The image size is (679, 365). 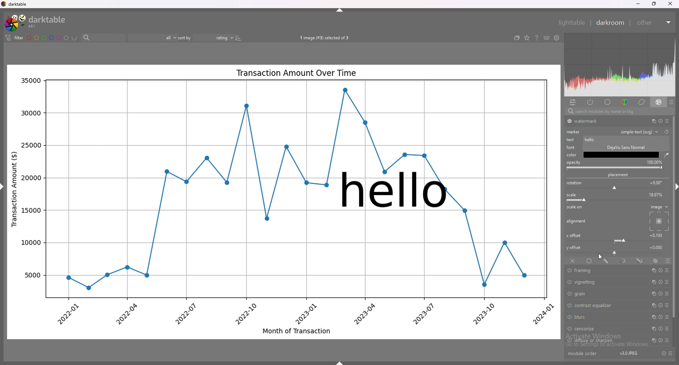 What do you see at coordinates (568, 329) in the screenshot?
I see `switch off` at bounding box center [568, 329].